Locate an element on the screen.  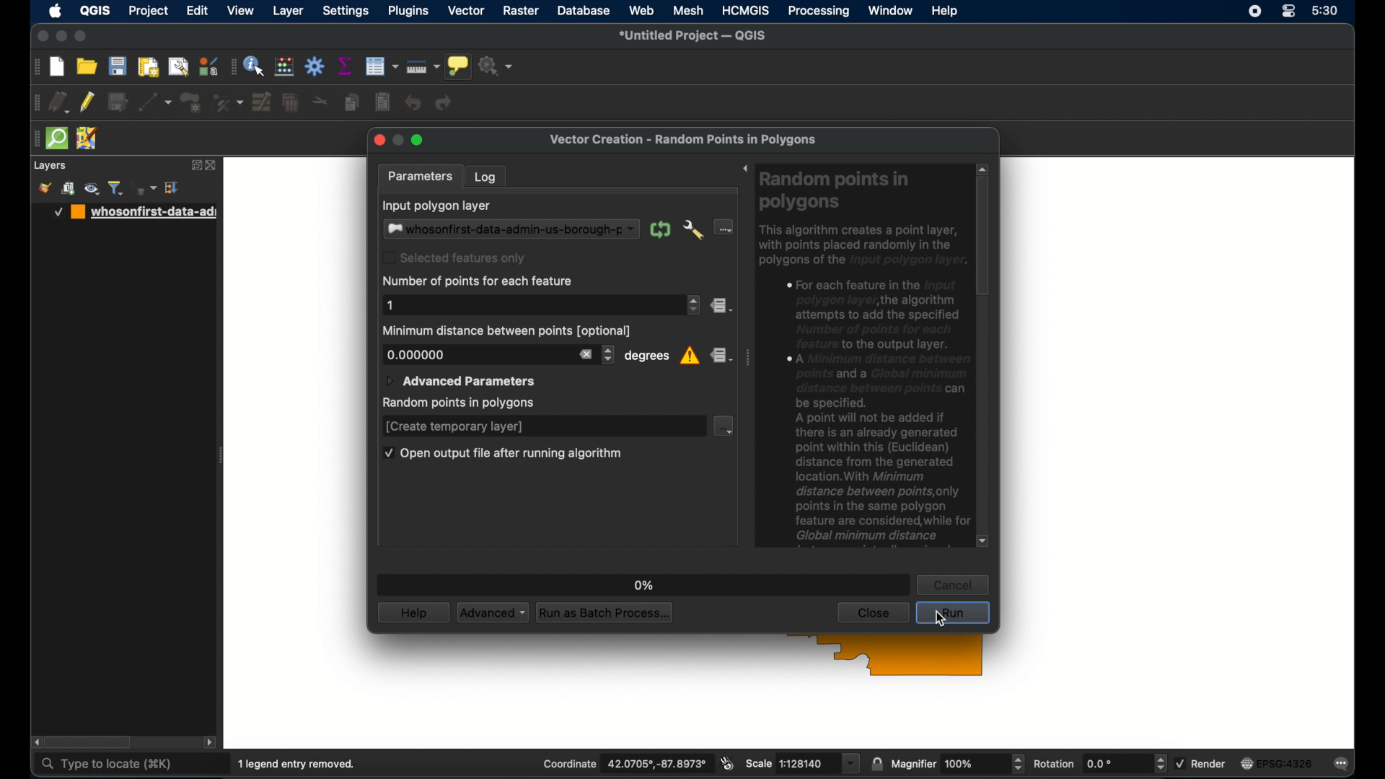
inactive minimize button is located at coordinates (398, 139).